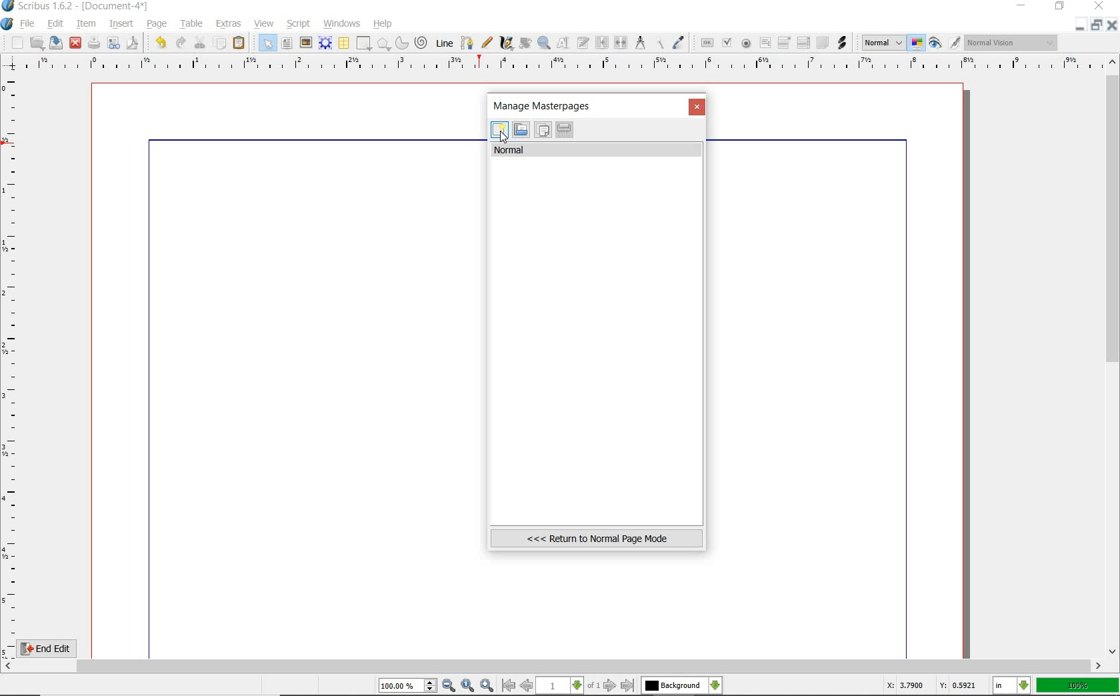 This screenshot has width=1120, height=696. Describe the element at coordinates (621, 43) in the screenshot. I see `unlink text frames` at that location.